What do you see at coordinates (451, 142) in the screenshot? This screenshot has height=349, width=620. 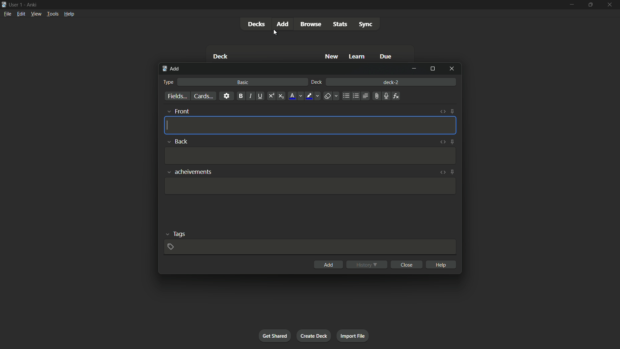 I see `toggle sticky` at bounding box center [451, 142].